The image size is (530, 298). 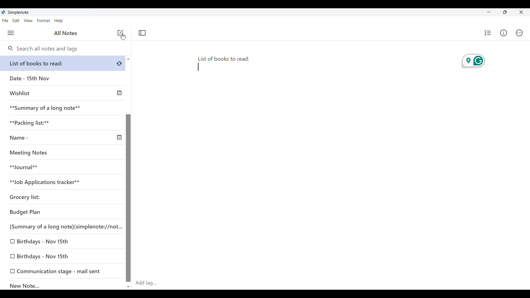 I want to click on Format, so click(x=44, y=21).